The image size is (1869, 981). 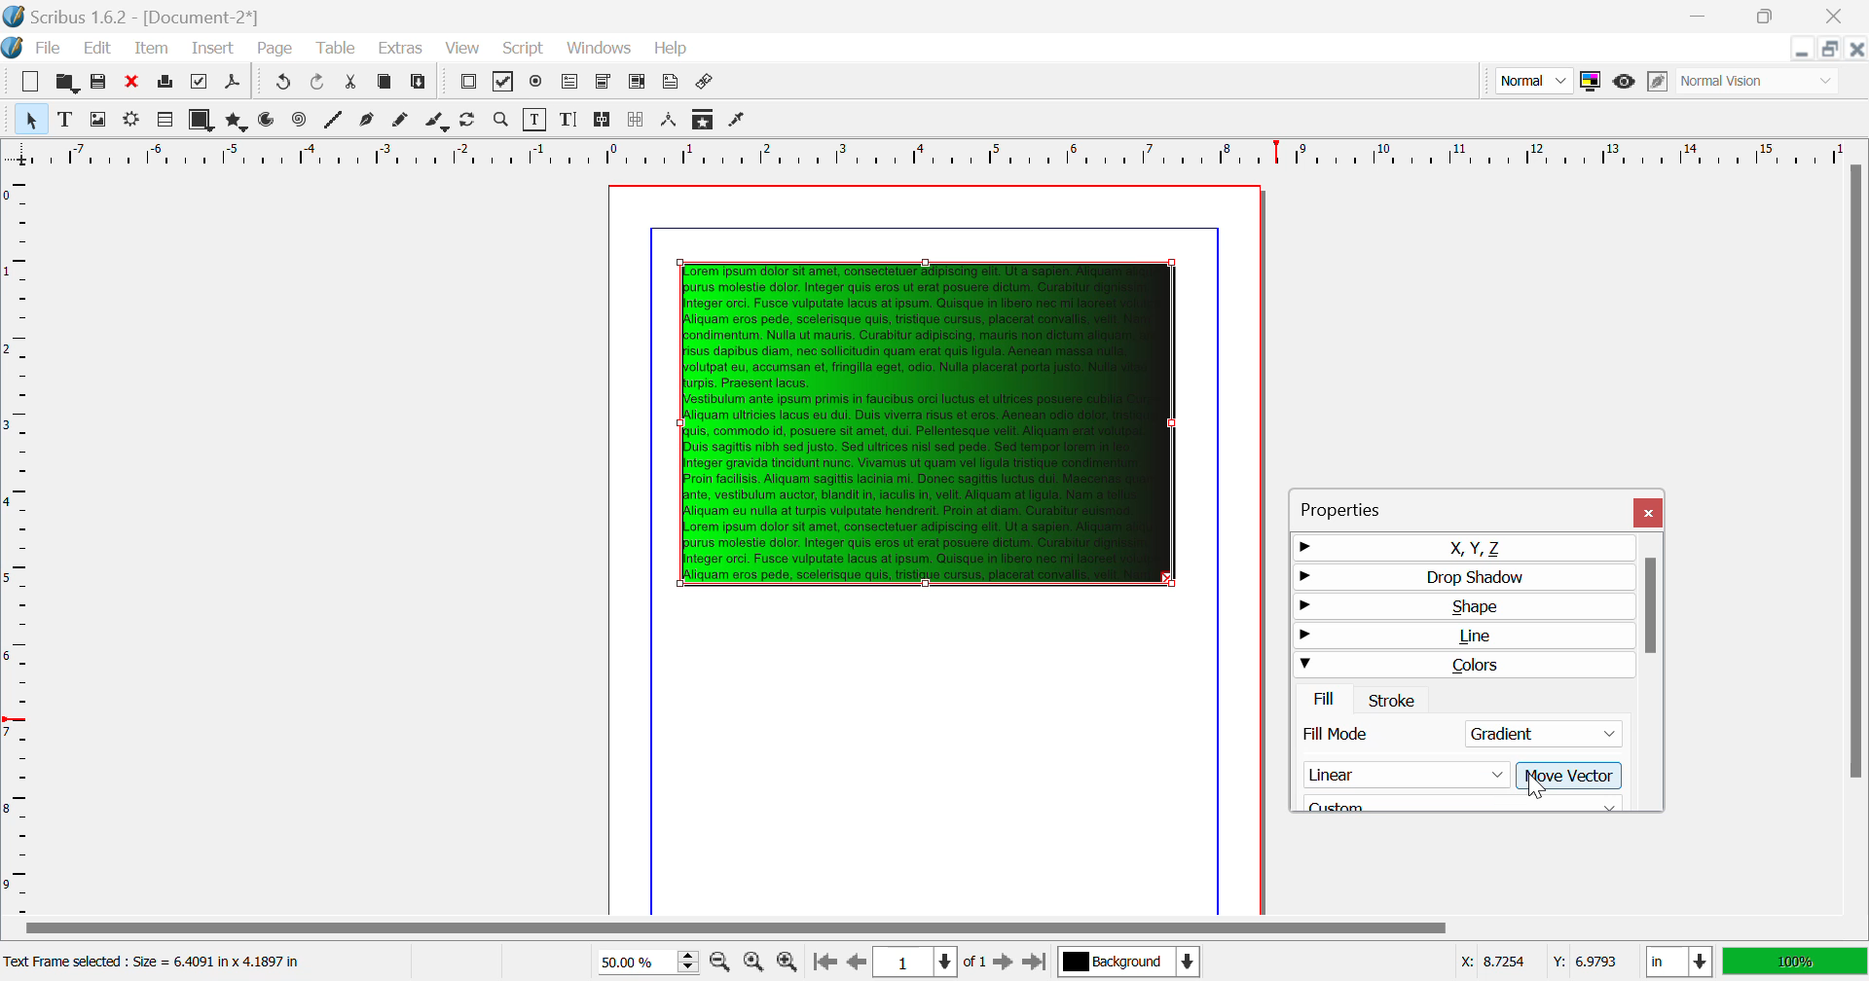 What do you see at coordinates (167, 82) in the screenshot?
I see `Print` at bounding box center [167, 82].